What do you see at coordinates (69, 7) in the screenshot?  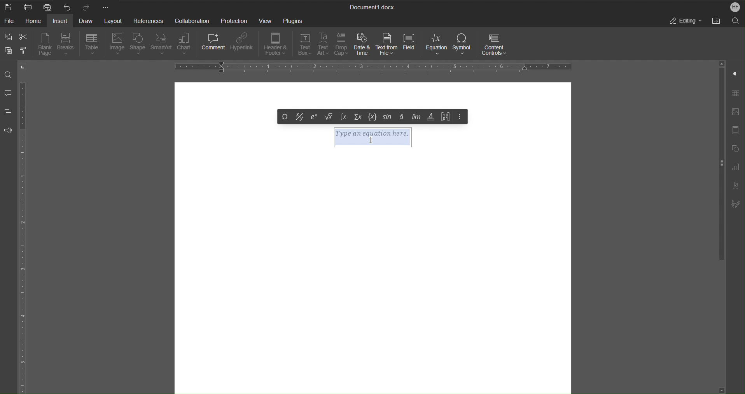 I see `Undo` at bounding box center [69, 7].